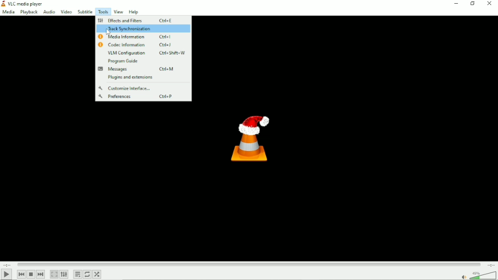 The width and height of the screenshot is (498, 280). I want to click on Next, so click(41, 274).